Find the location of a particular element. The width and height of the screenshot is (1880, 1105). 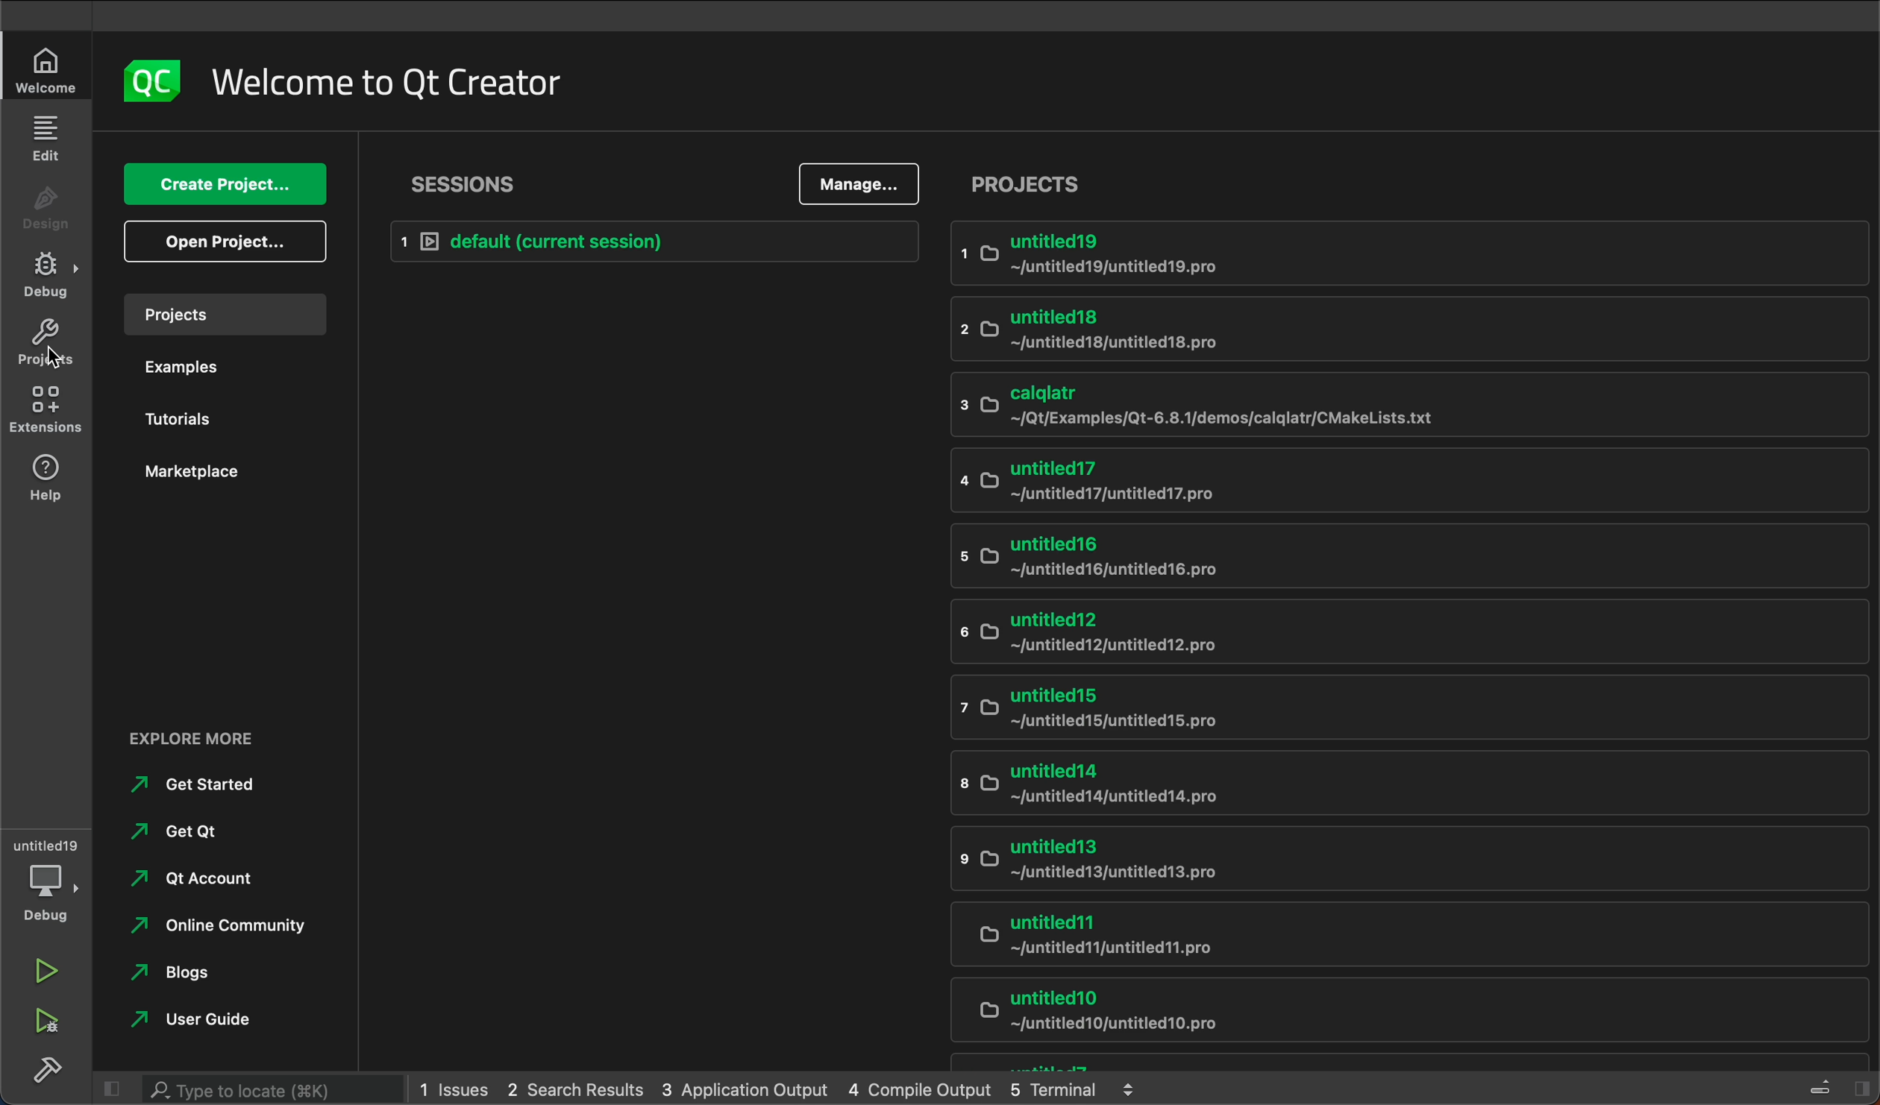

qt account is located at coordinates (200, 872).